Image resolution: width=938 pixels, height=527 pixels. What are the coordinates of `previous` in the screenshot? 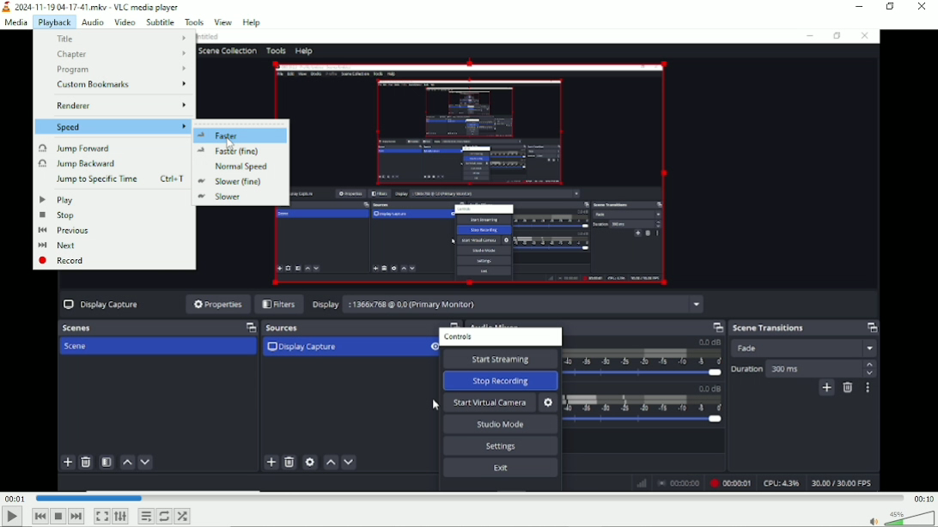 It's located at (110, 231).